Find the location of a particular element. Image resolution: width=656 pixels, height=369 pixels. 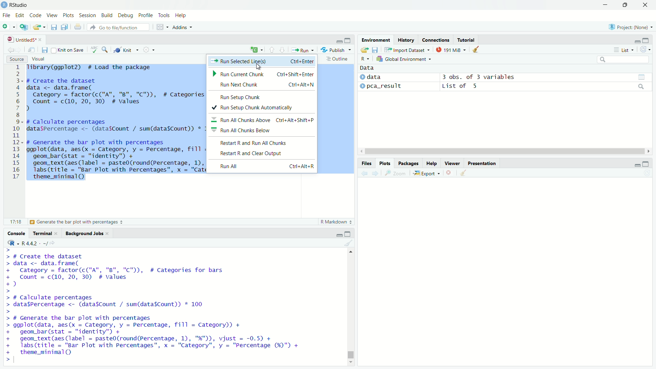

source is located at coordinates (16, 59).